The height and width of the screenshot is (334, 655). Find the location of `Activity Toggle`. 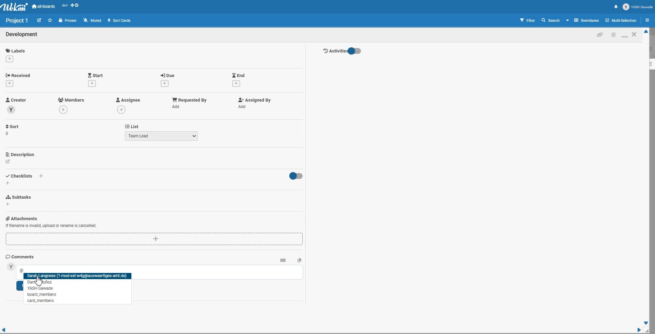

Activity Toggle is located at coordinates (342, 51).